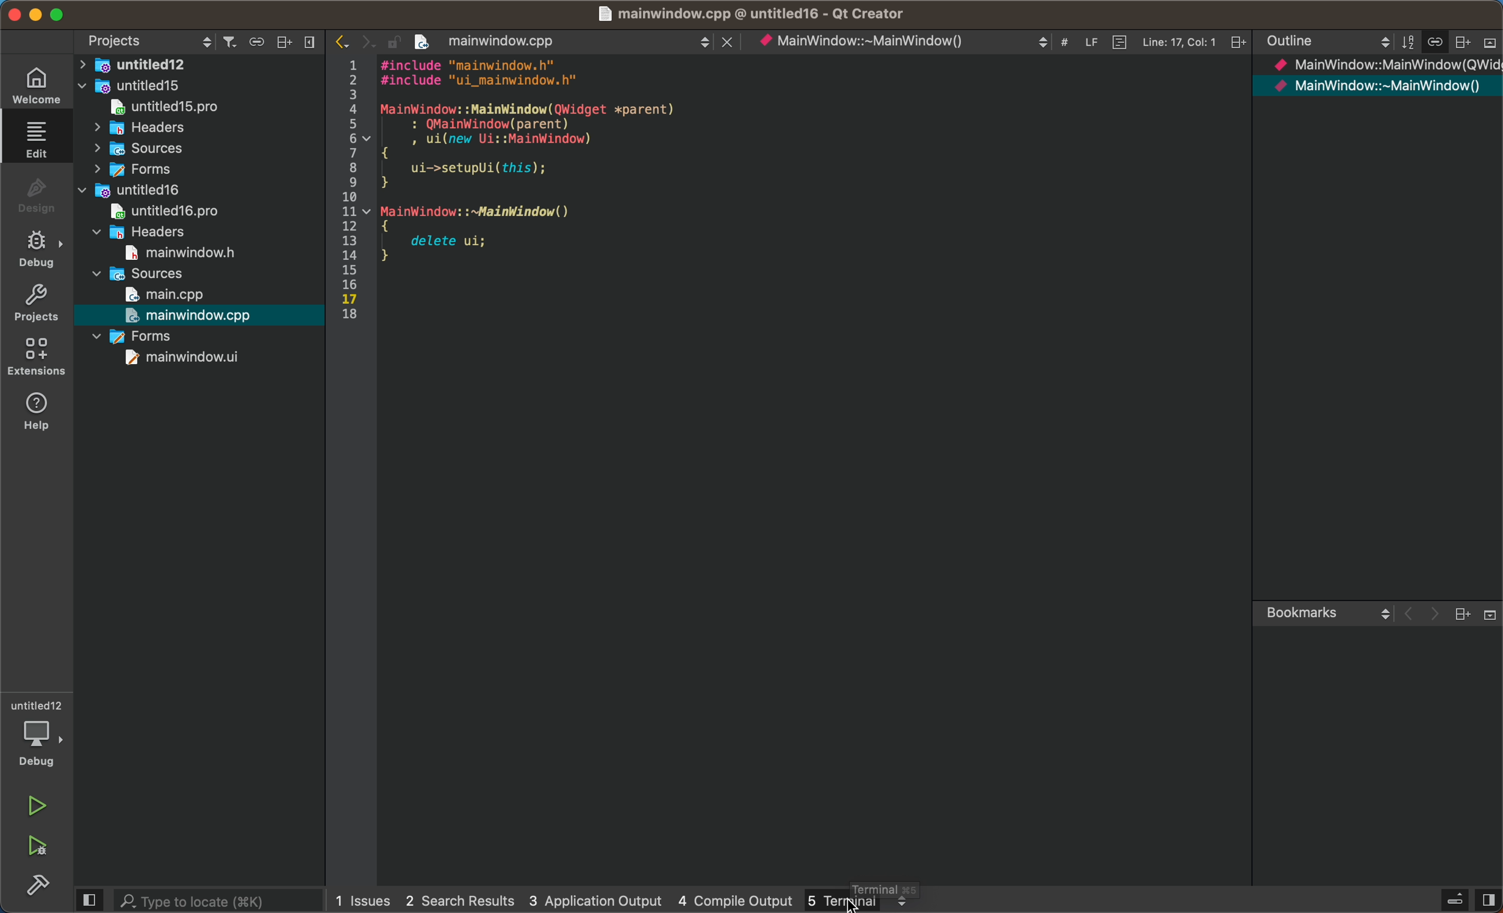 This screenshot has width=1503, height=913. I want to click on Unlock, so click(390, 41).